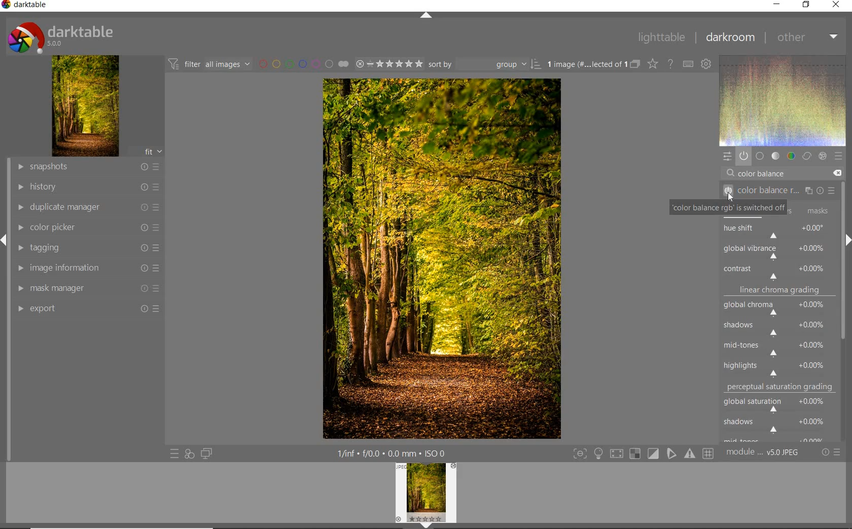 The width and height of the screenshot is (852, 529). Describe the element at coordinates (424, 15) in the screenshot. I see `expand/collapse` at that location.